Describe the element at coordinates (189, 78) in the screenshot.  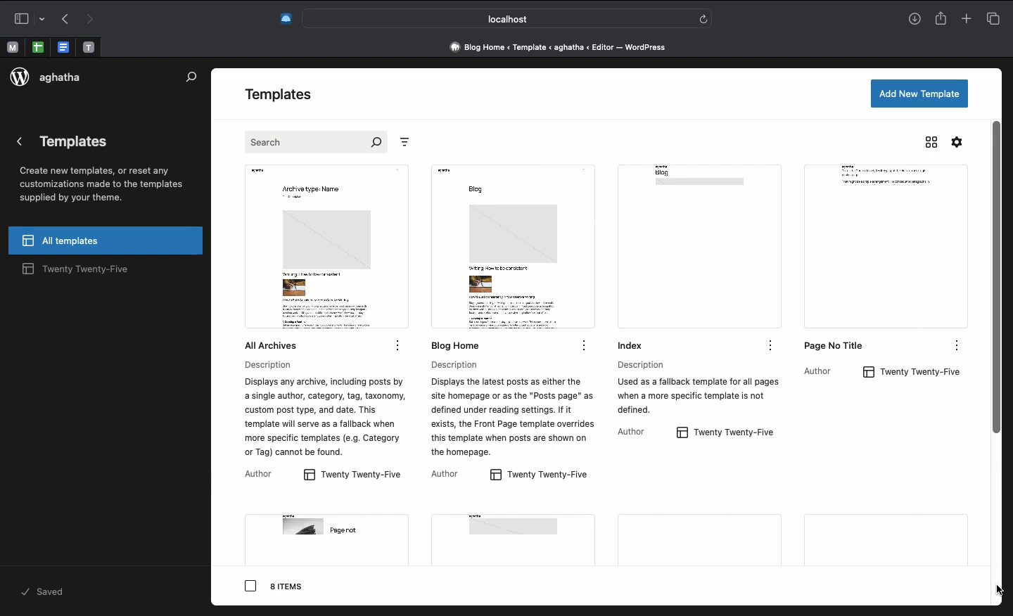
I see `Search` at that location.